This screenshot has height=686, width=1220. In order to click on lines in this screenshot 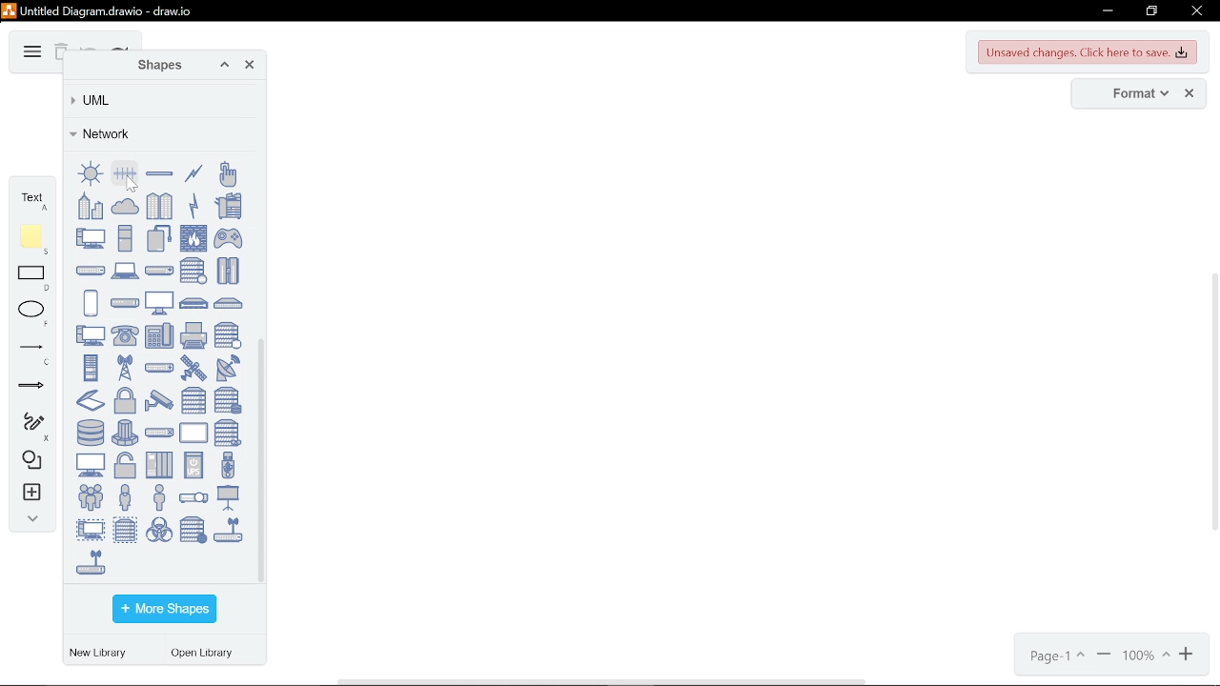, I will do `click(31, 353)`.